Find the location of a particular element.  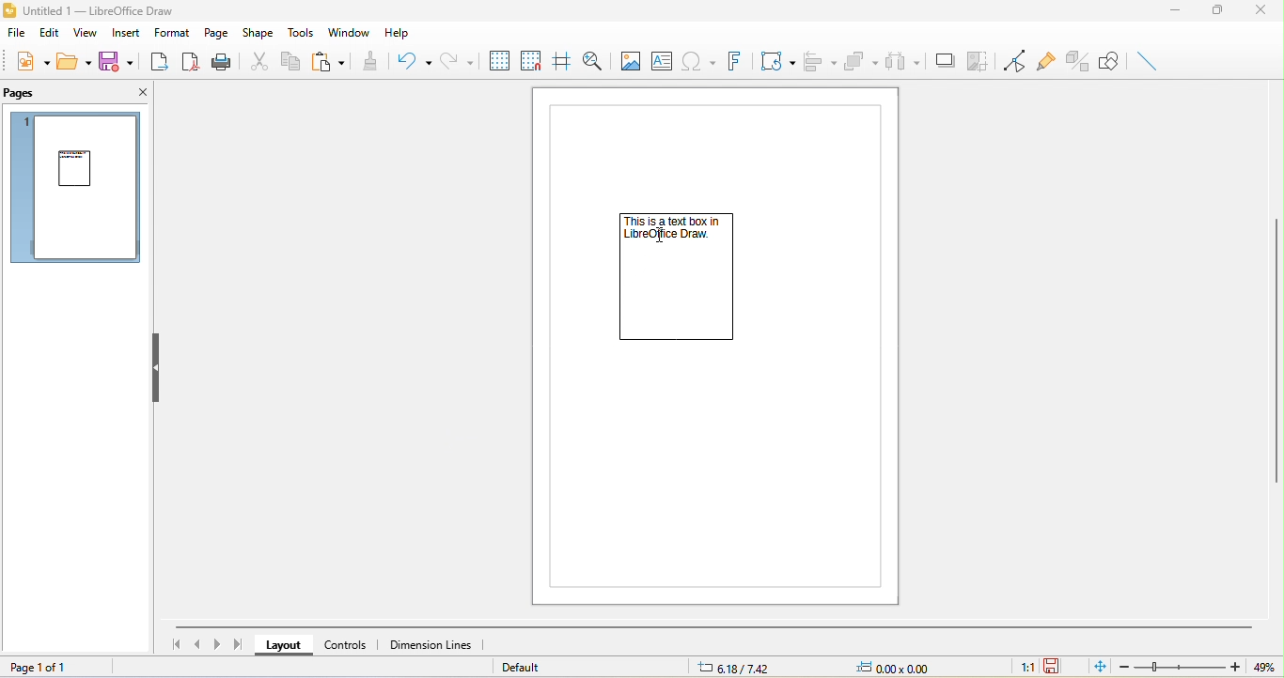

display to grids is located at coordinates (497, 61).